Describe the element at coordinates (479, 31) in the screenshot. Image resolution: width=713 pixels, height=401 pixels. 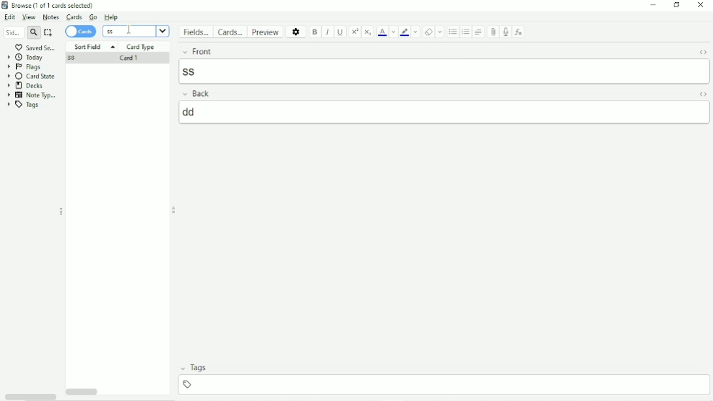
I see `Alignment` at that location.